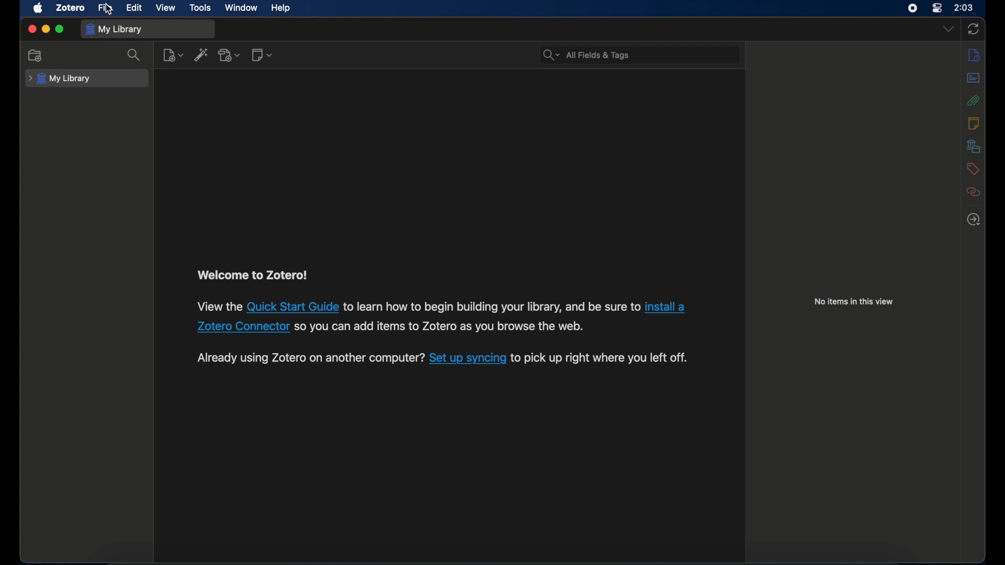 This screenshot has height=565, width=1005. I want to click on zotero, so click(70, 7).